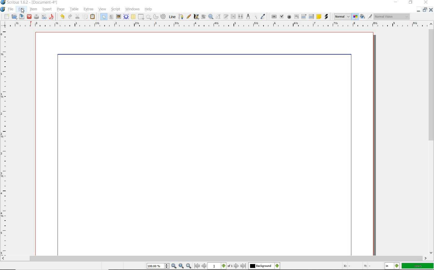 Image resolution: width=434 pixels, height=270 pixels. I want to click on insert, so click(47, 9).